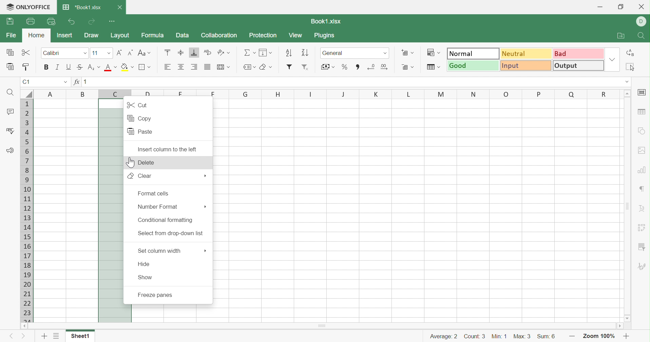  What do you see at coordinates (270, 67) in the screenshot?
I see `Drop Down` at bounding box center [270, 67].